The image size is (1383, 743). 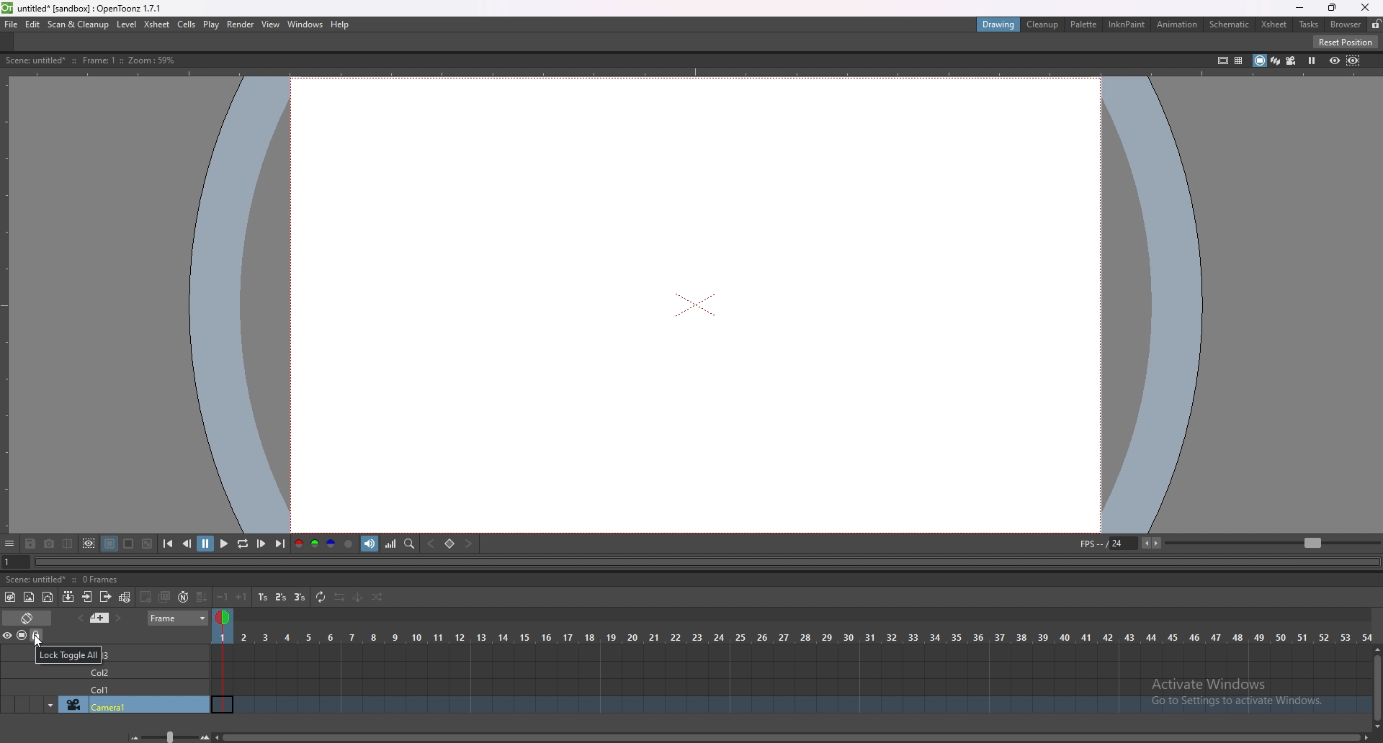 What do you see at coordinates (792, 706) in the screenshot?
I see `camera timeline` at bounding box center [792, 706].